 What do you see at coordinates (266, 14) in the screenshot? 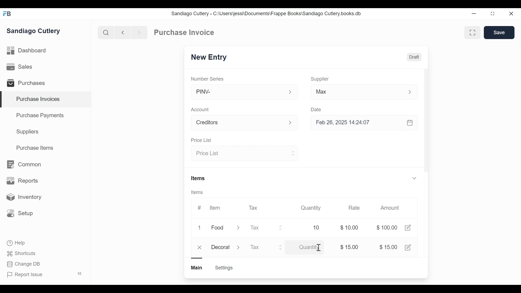
I see `Sandiago Cutlery - C:\Users\jessi\Documents\Frappe Books\Sandiago Cutlery.books.db` at bounding box center [266, 14].